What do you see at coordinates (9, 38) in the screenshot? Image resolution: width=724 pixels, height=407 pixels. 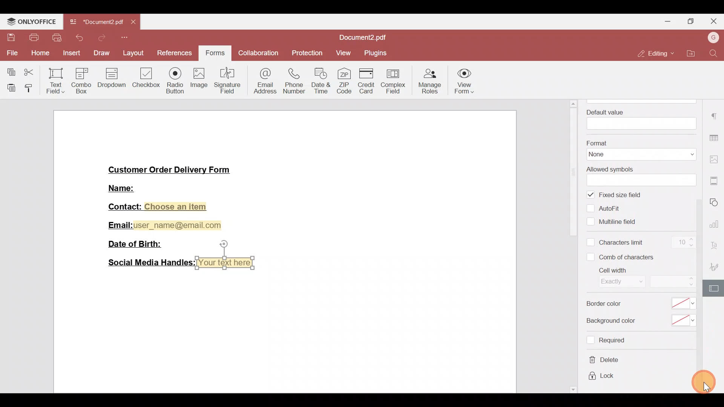 I see `Save` at bounding box center [9, 38].